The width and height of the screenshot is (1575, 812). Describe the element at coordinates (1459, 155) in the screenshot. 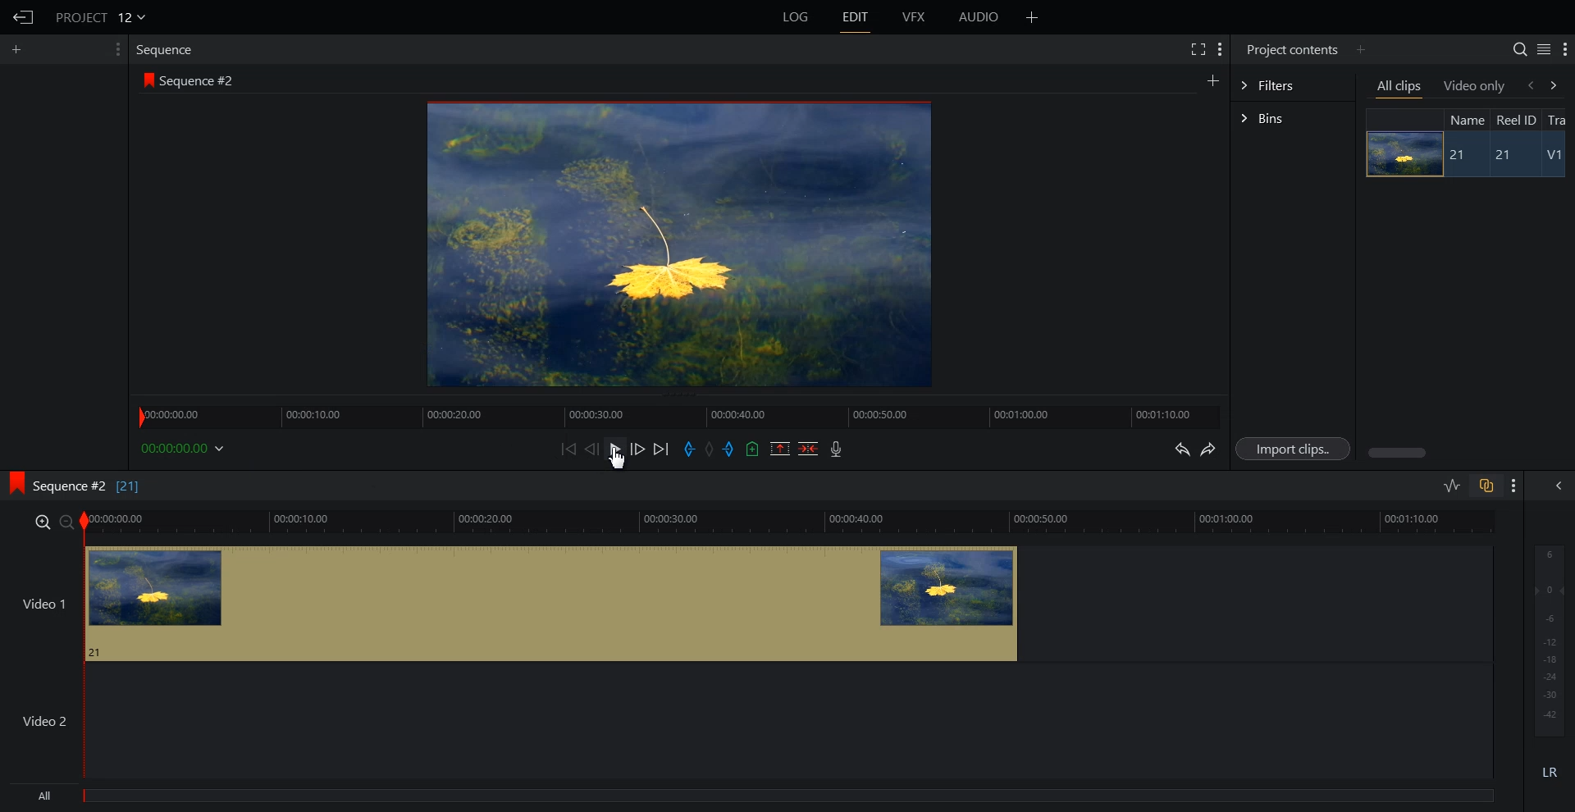

I see `21` at that location.